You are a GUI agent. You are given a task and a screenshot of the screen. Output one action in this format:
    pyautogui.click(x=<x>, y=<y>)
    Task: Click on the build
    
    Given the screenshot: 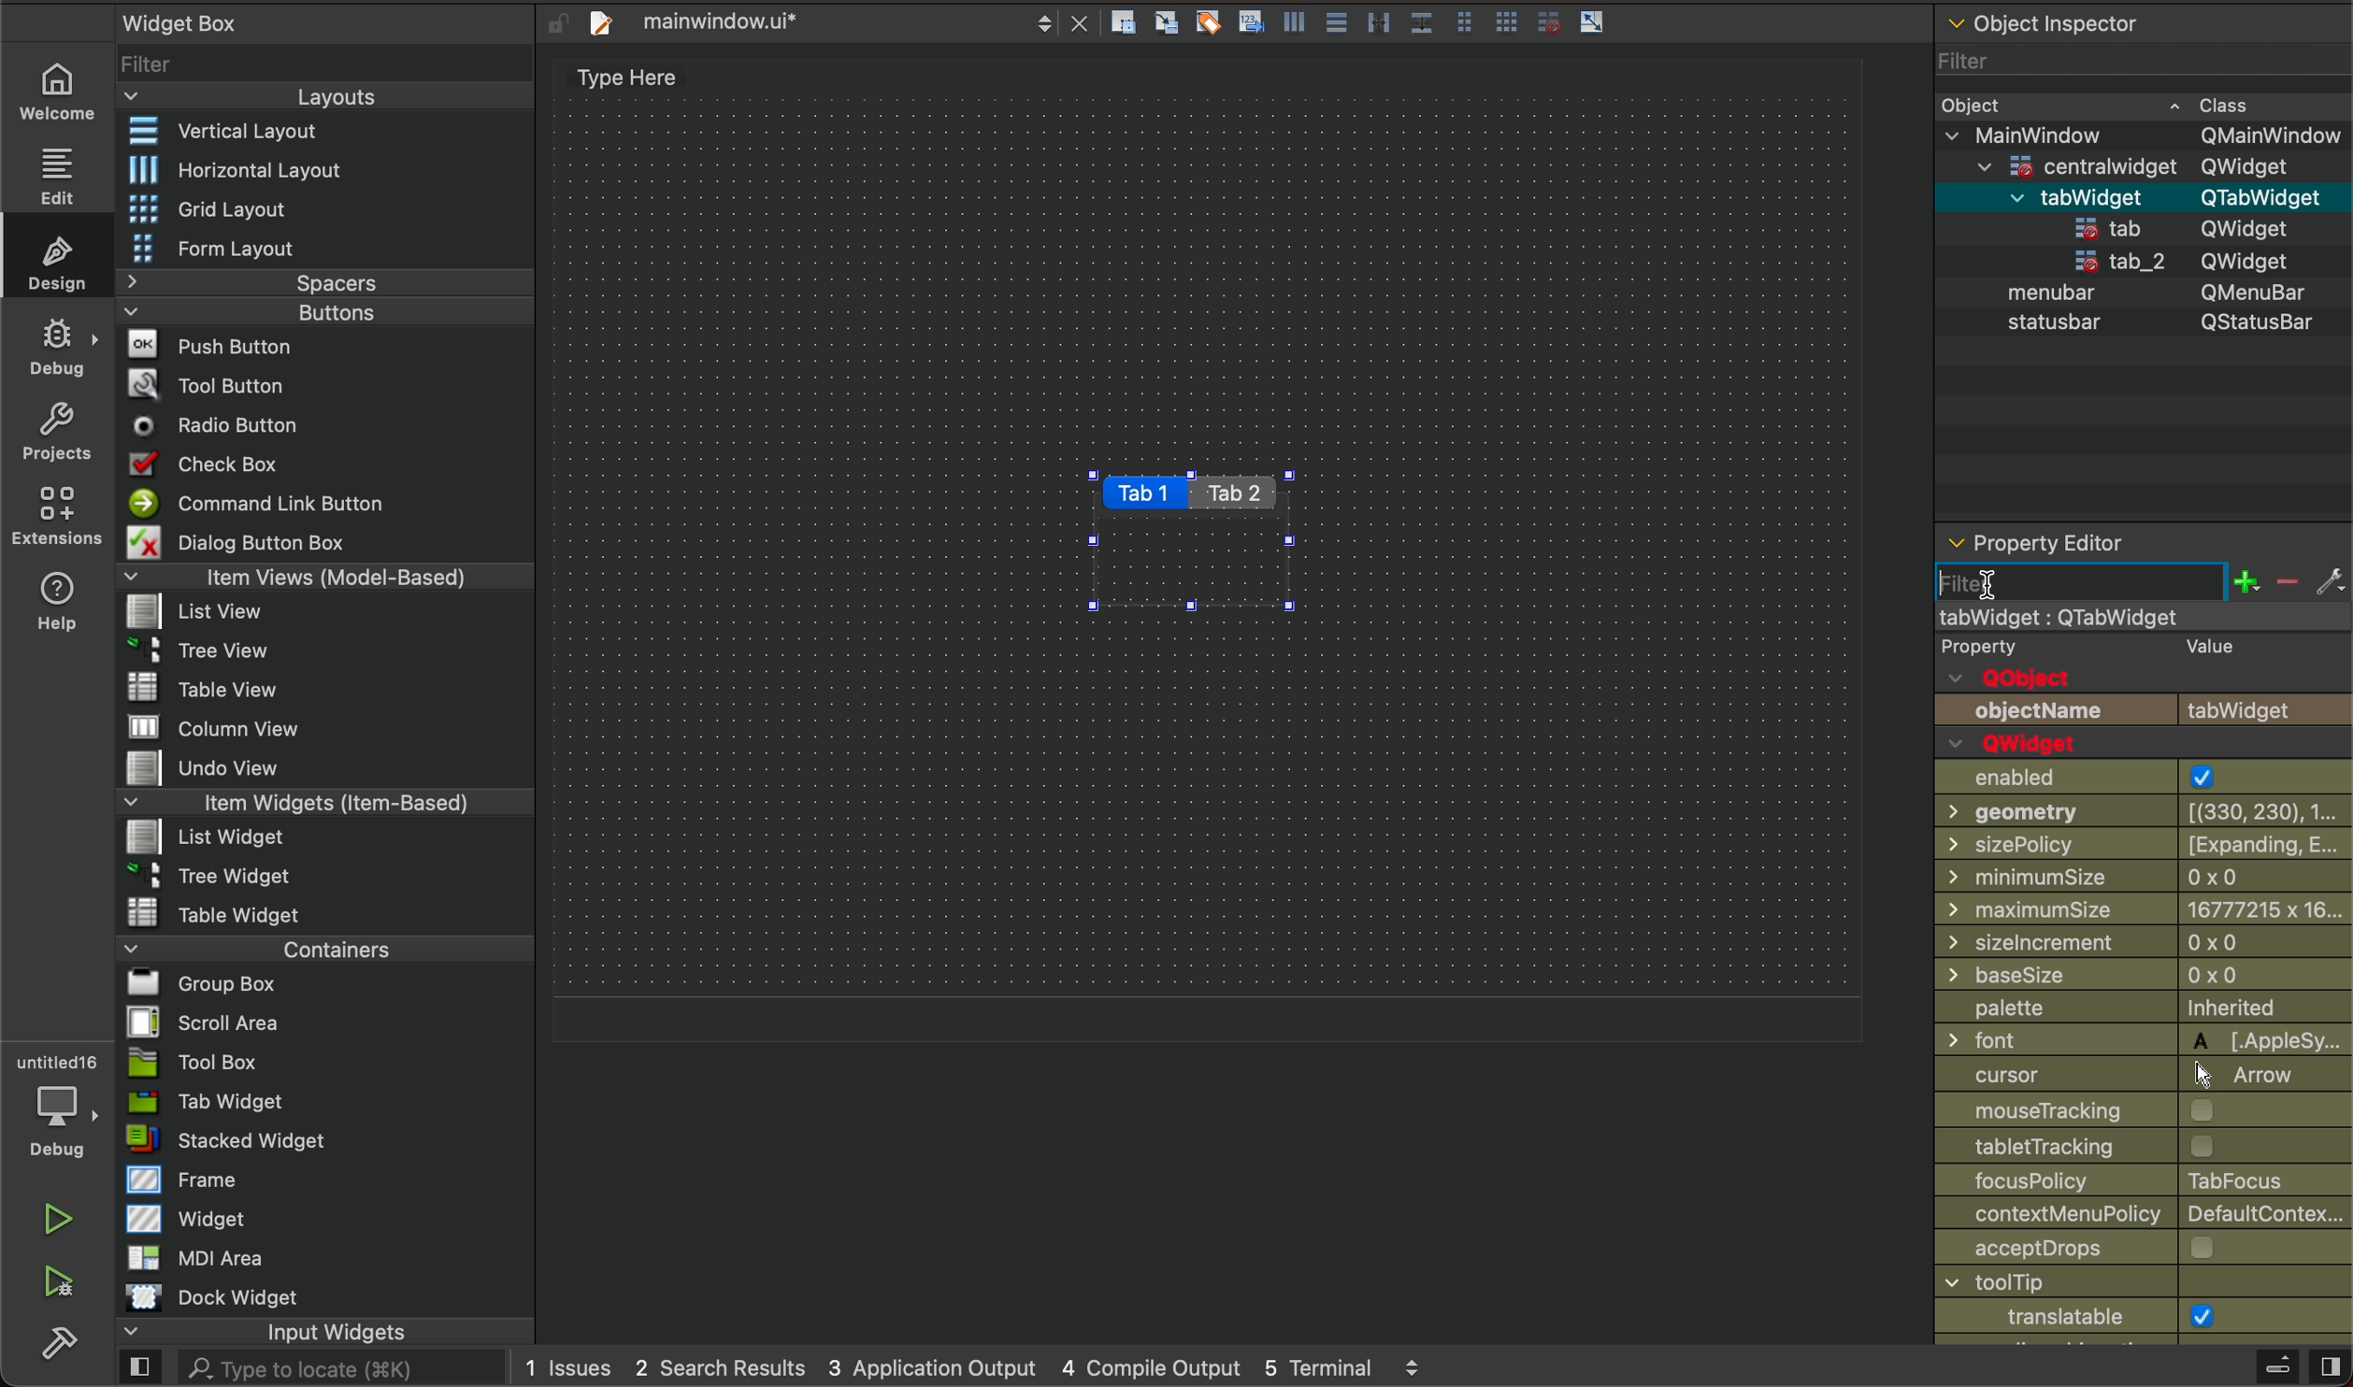 What is the action you would take?
    pyautogui.click(x=68, y=1347)
    